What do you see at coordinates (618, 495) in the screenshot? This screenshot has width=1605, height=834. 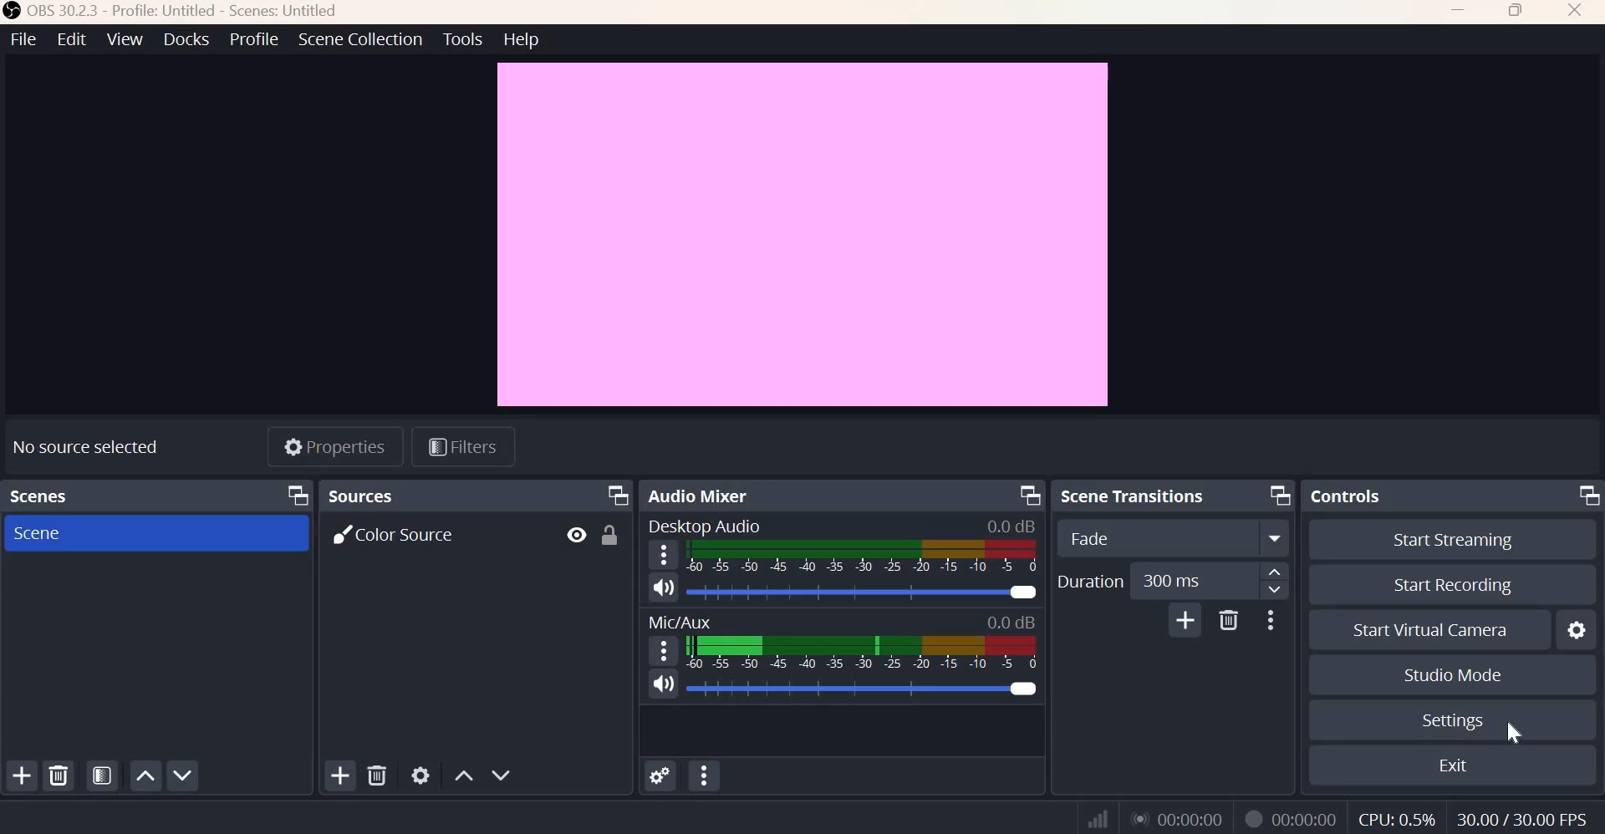 I see `Dock Options icon` at bounding box center [618, 495].